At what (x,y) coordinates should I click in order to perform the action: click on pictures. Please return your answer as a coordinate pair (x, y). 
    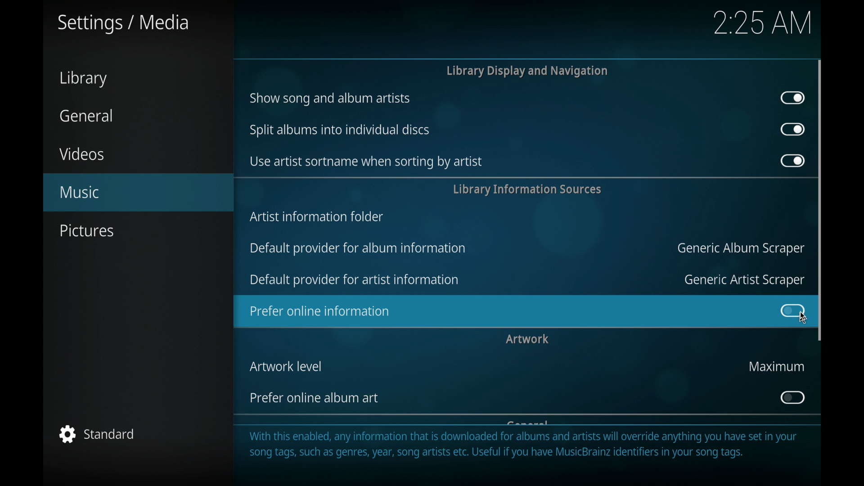
    Looking at the image, I should click on (88, 231).